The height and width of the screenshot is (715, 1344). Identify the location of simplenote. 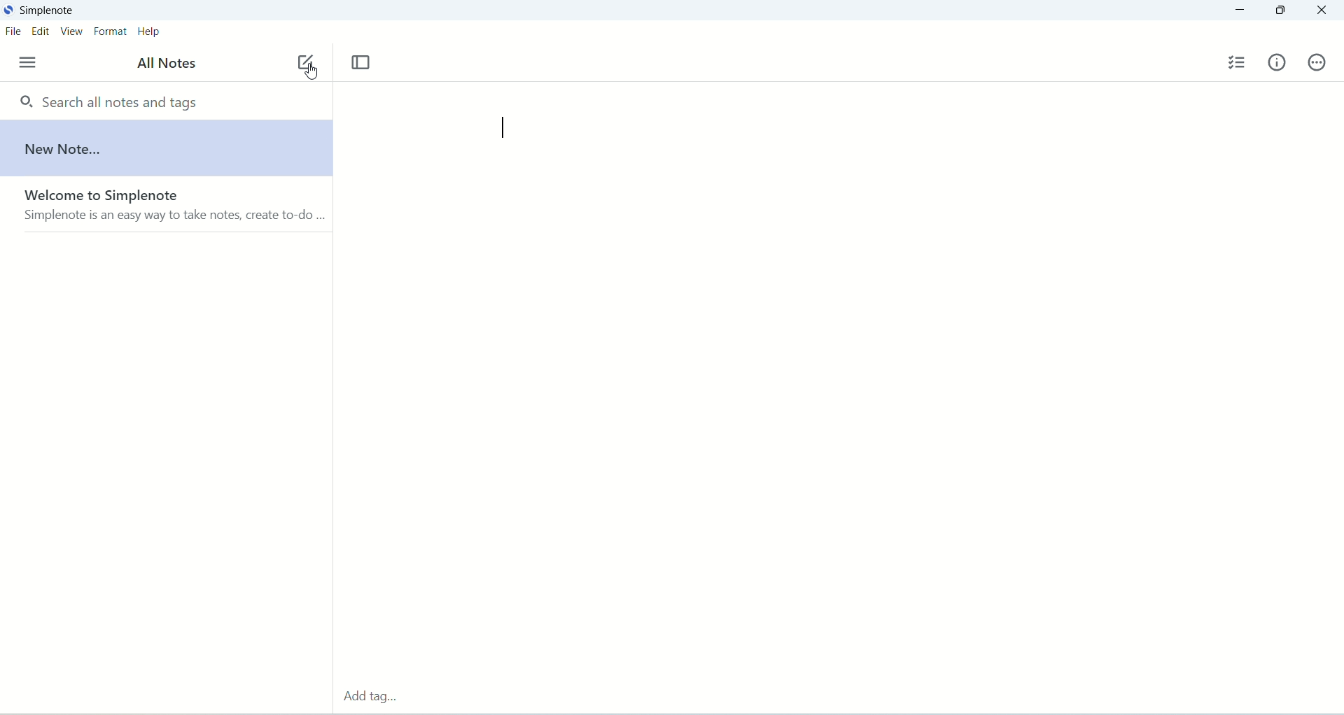
(48, 10).